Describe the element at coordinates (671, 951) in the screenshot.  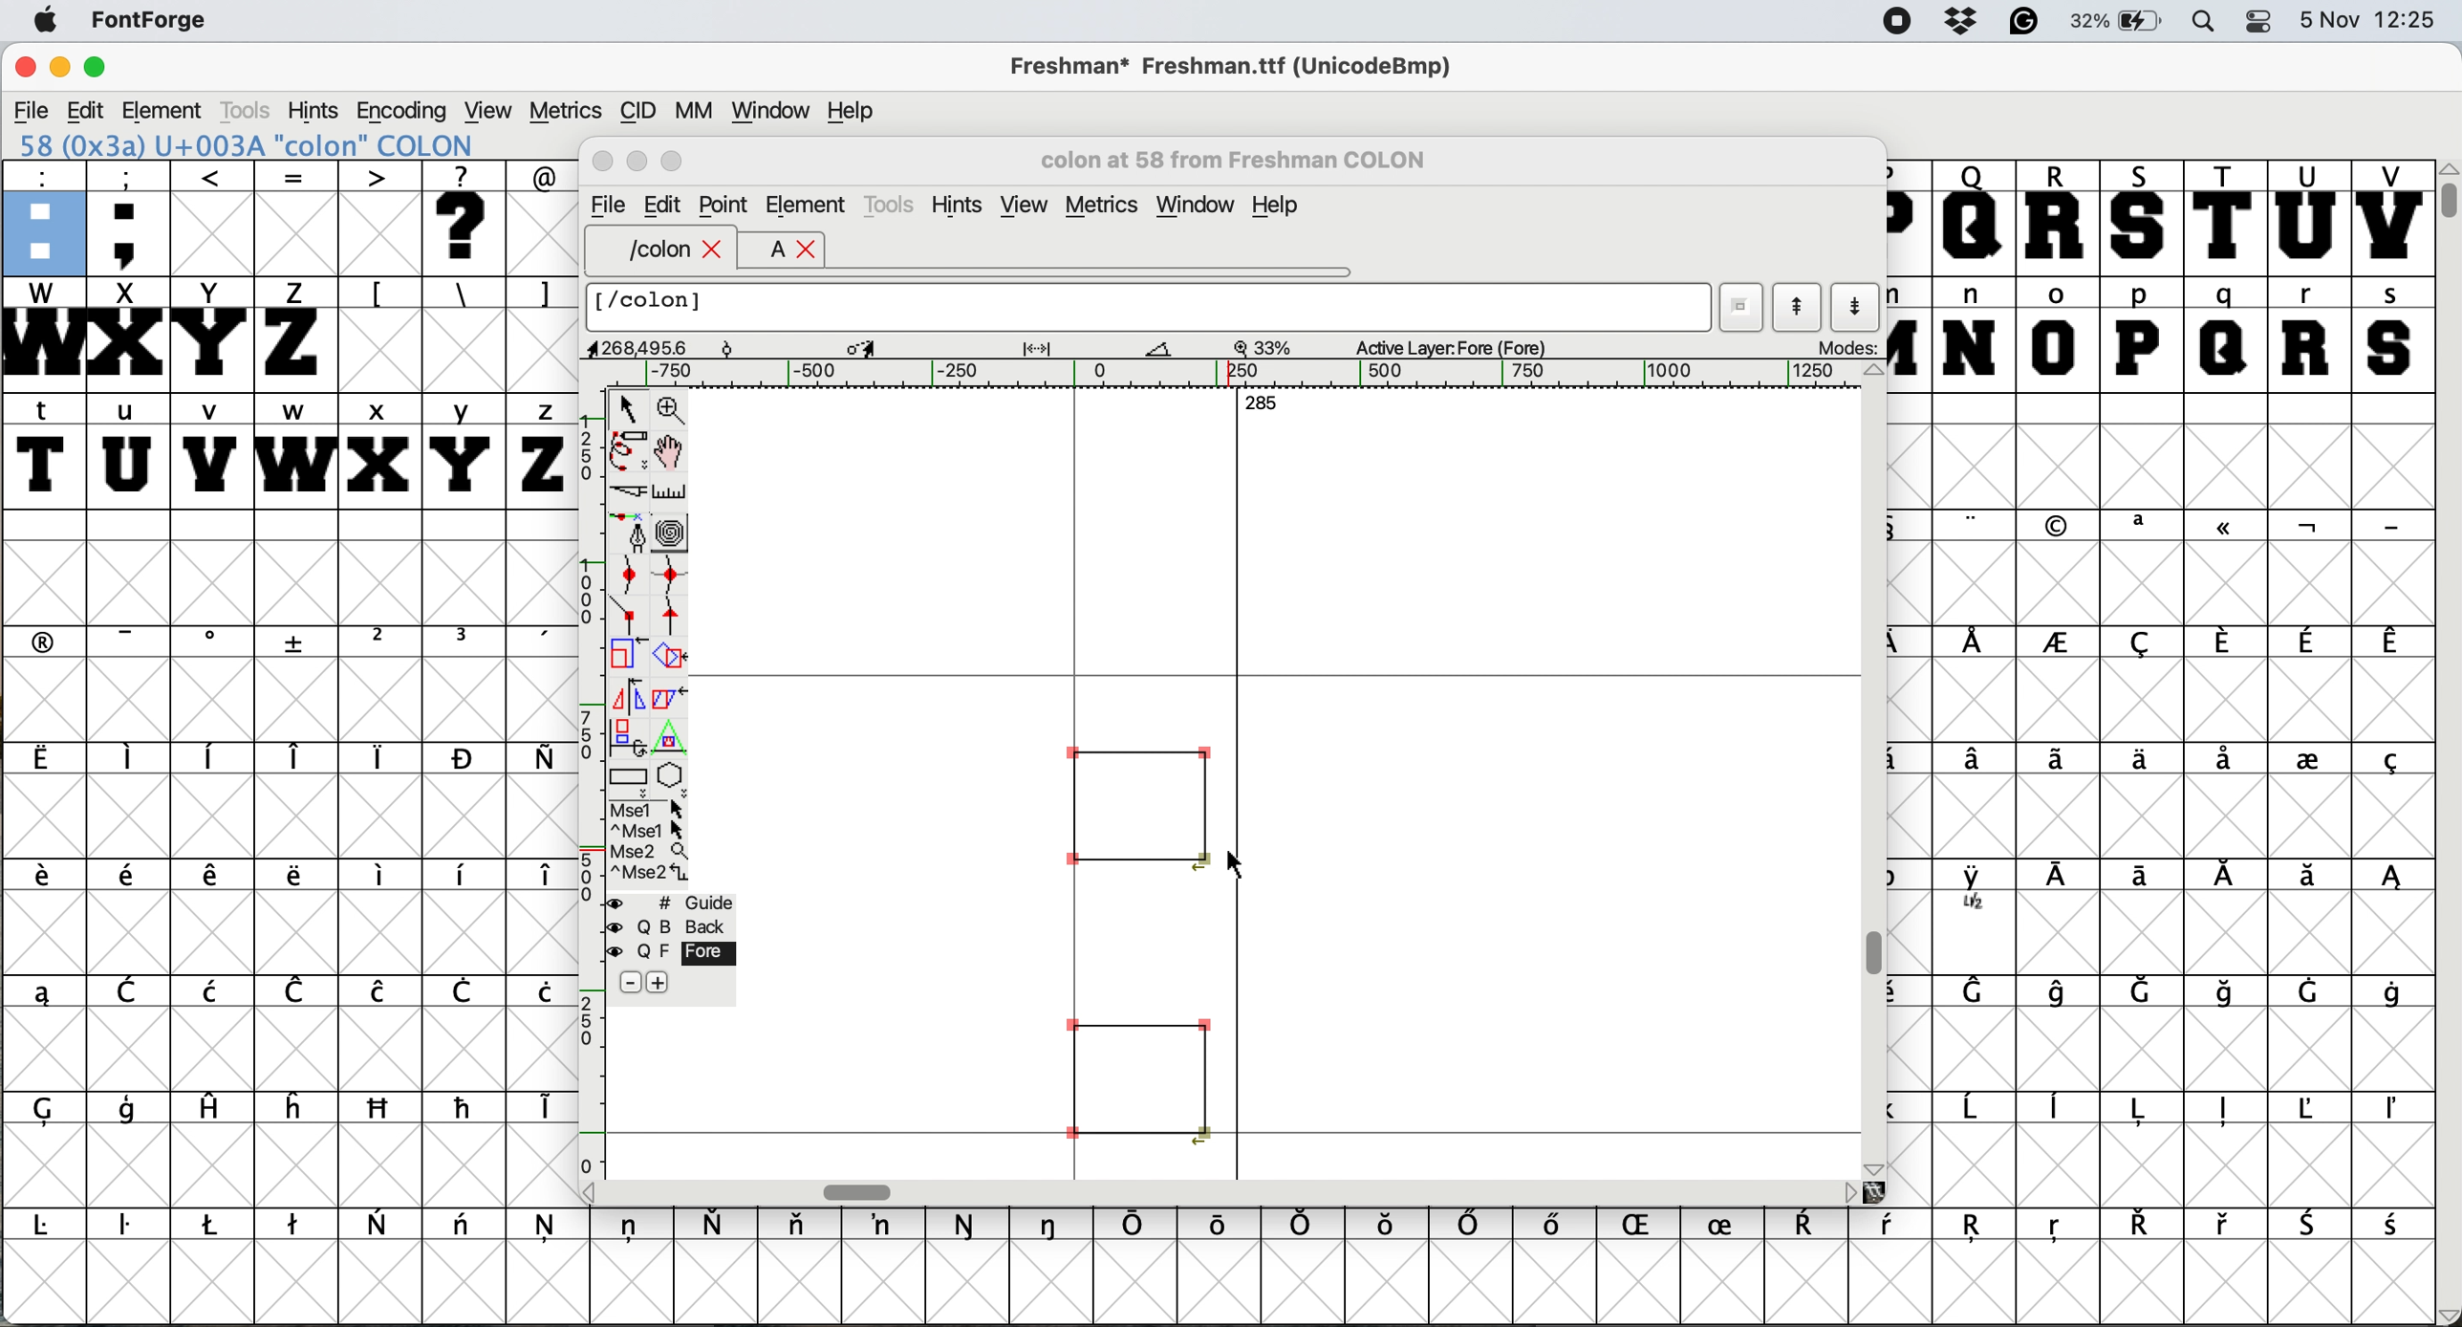
I see `fore` at that location.